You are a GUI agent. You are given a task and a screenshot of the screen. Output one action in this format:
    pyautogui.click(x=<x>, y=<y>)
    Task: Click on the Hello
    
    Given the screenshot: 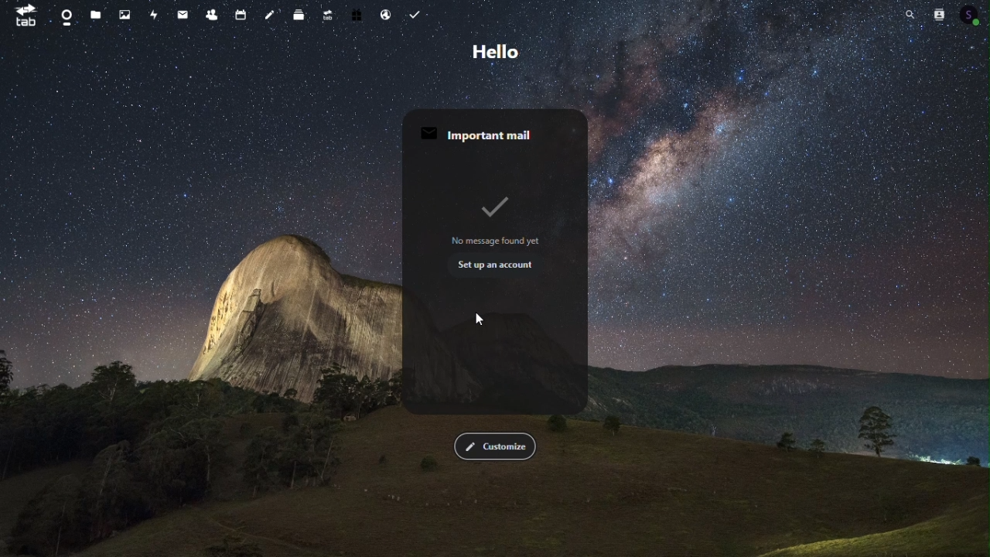 What is the action you would take?
    pyautogui.click(x=495, y=51)
    